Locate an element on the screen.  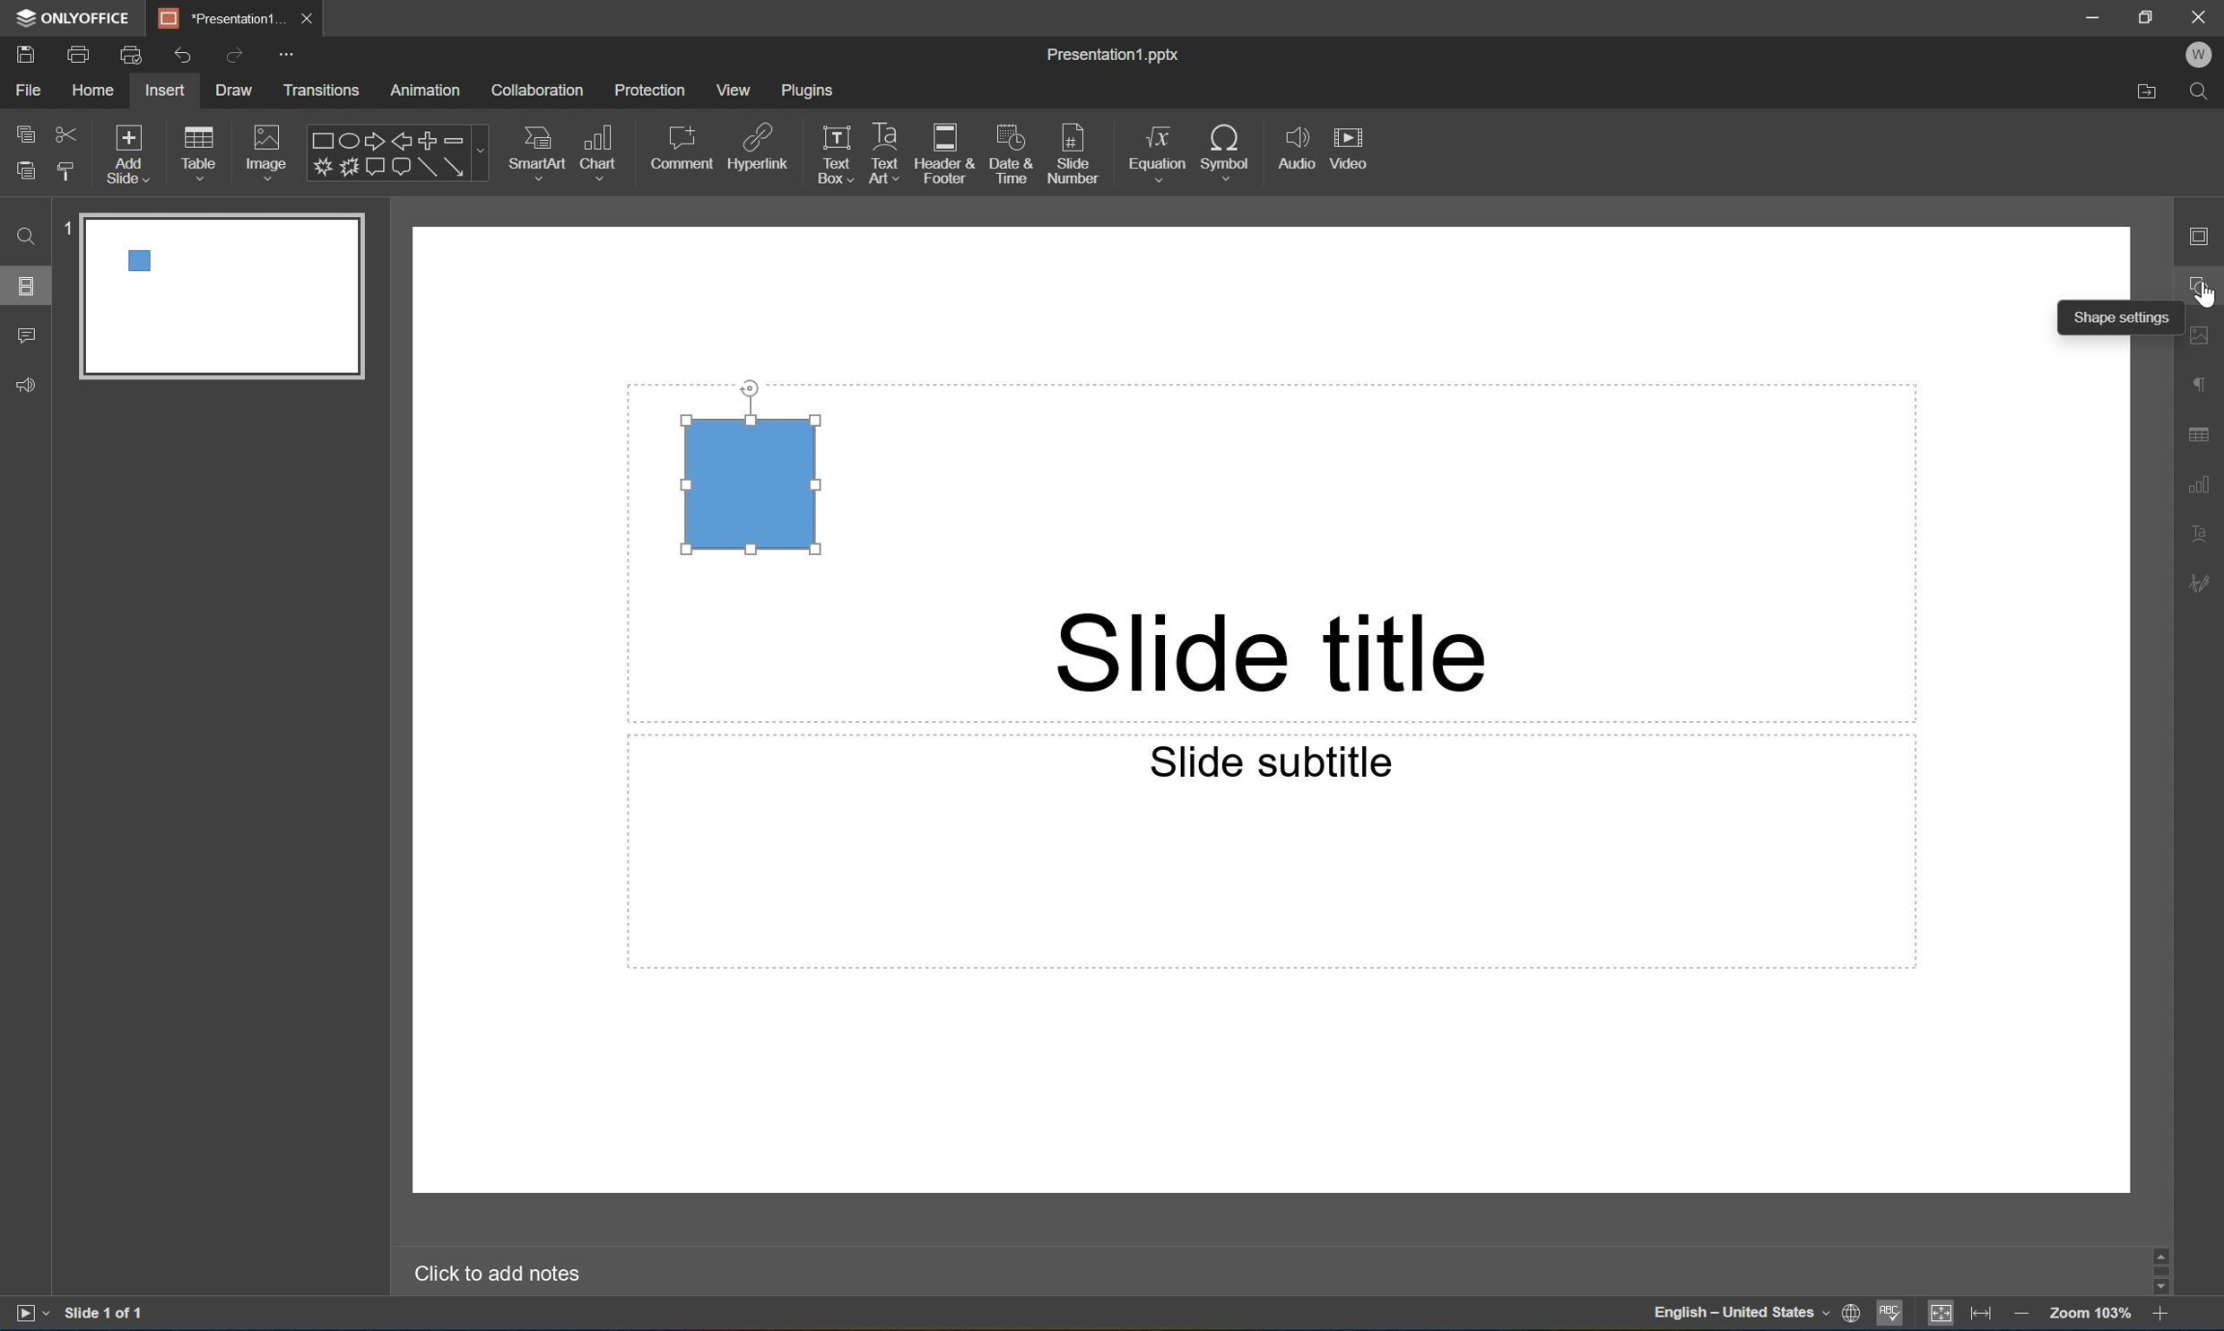
Text Box is located at coordinates (836, 155).